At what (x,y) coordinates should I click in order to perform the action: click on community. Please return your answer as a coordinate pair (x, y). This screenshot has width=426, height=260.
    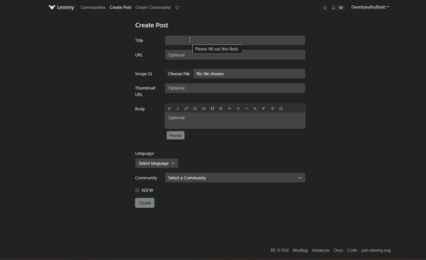
    Looking at the image, I should click on (147, 178).